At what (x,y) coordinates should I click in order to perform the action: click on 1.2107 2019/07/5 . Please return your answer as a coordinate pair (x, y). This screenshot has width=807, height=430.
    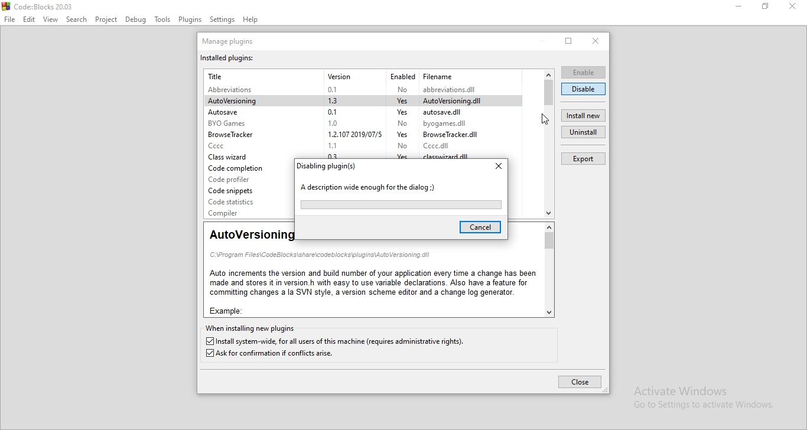
    Looking at the image, I should click on (352, 134).